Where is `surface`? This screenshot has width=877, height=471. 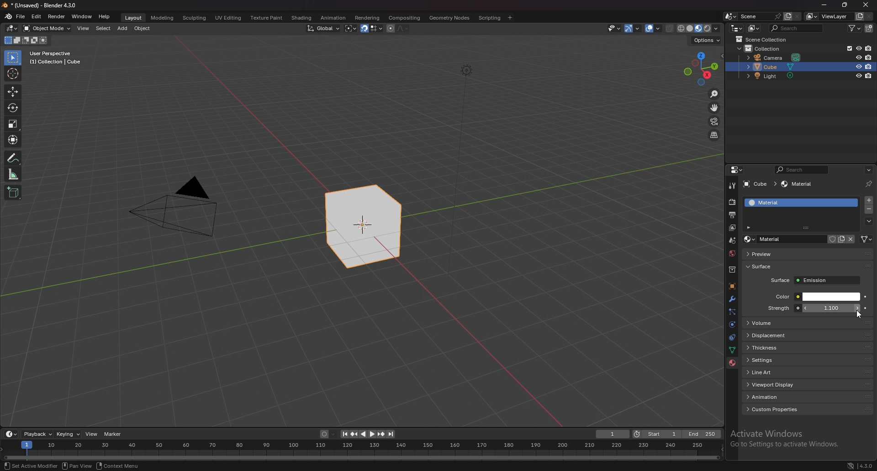
surface is located at coordinates (770, 267).